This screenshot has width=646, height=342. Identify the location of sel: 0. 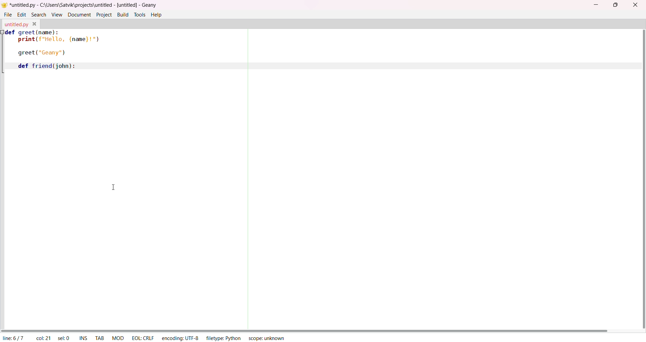
(65, 338).